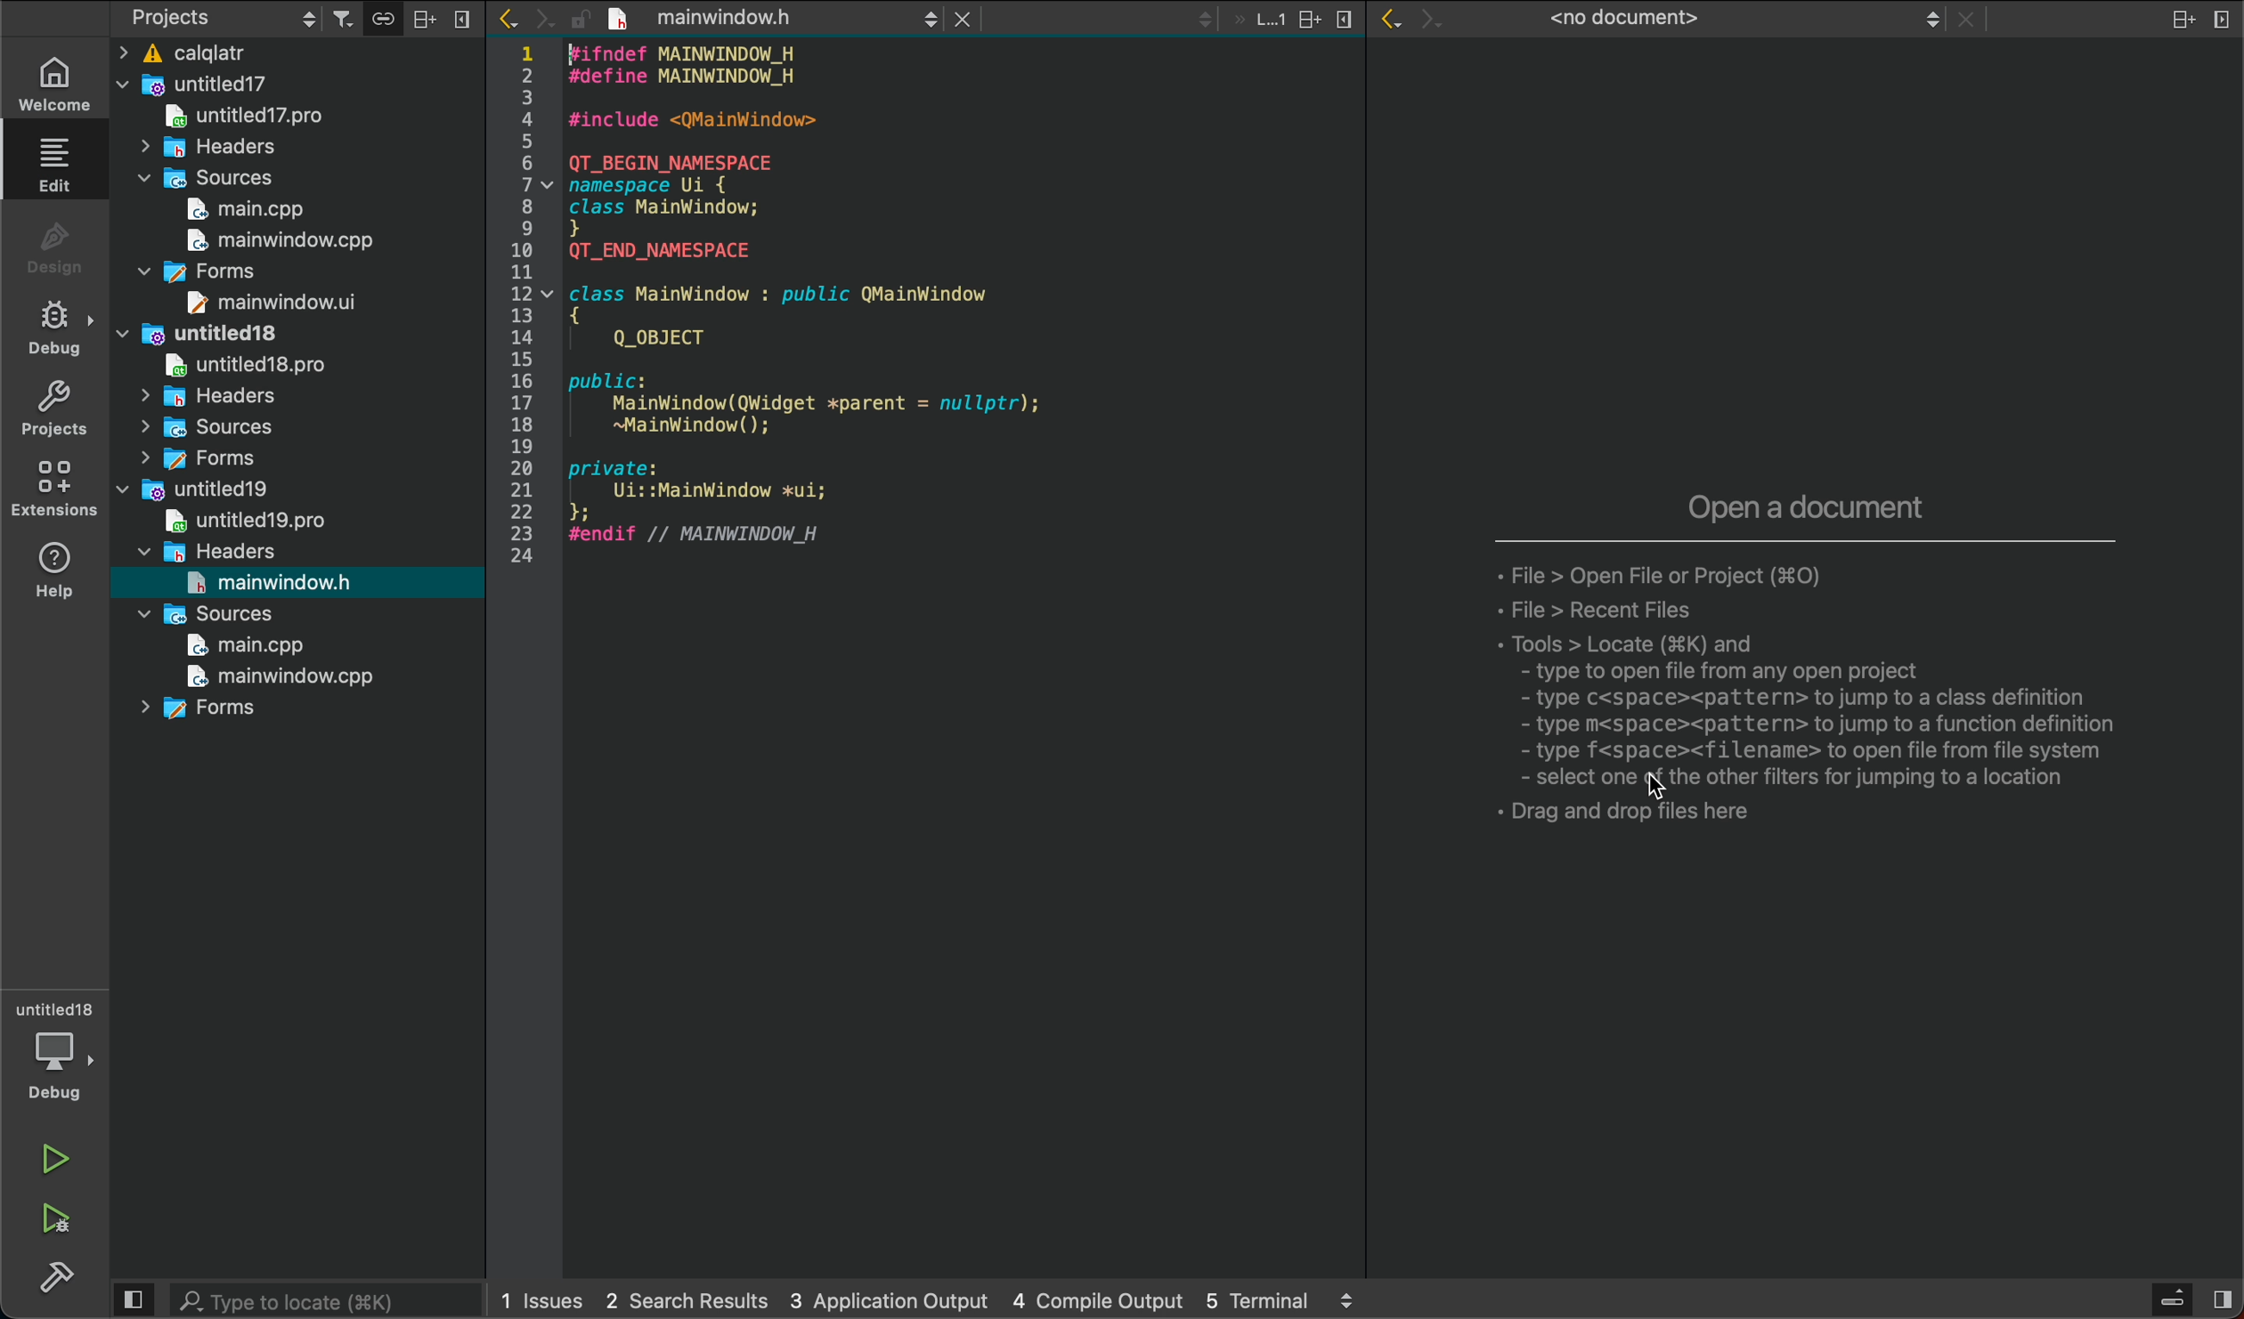 This screenshot has width=2244, height=1319. I want to click on close slide bar, so click(448, 20).